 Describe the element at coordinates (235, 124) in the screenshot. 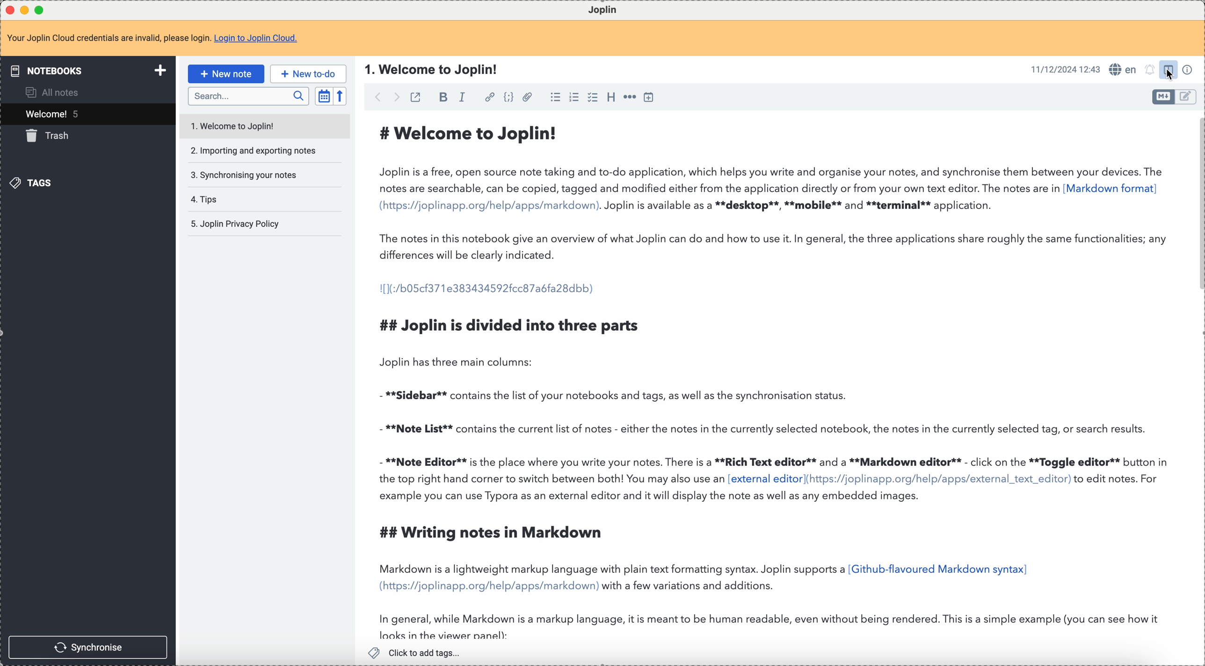

I see `welcome to Joplin` at that location.